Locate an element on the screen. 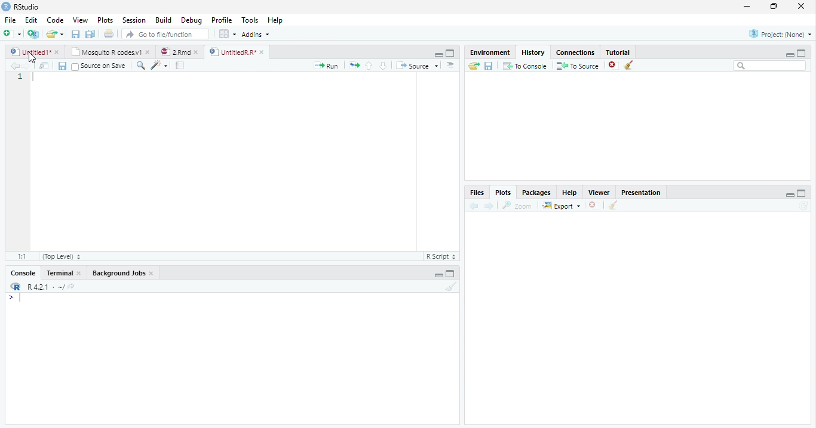  Print is located at coordinates (109, 34).